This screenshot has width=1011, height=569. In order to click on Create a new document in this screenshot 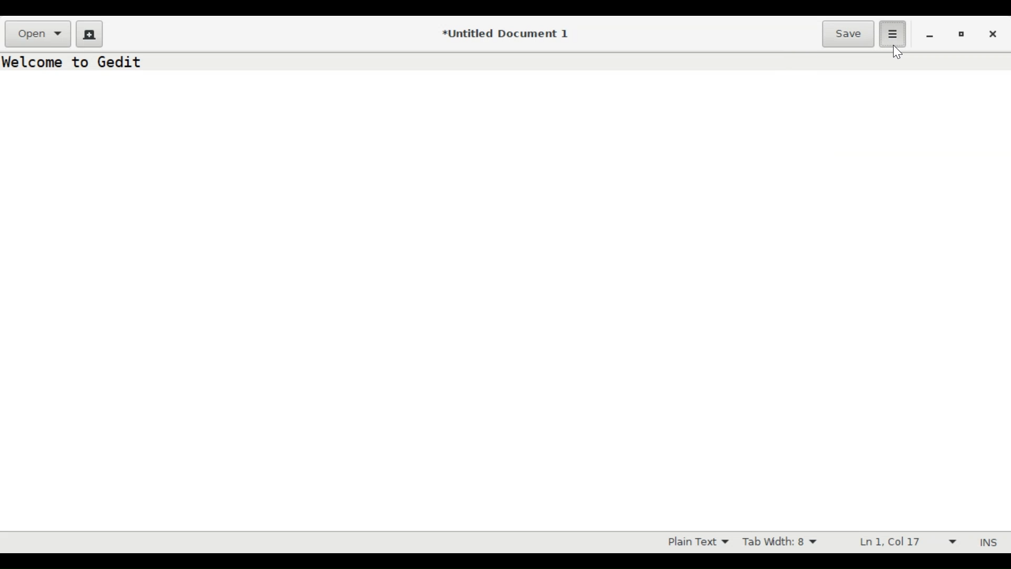, I will do `click(89, 33)`.